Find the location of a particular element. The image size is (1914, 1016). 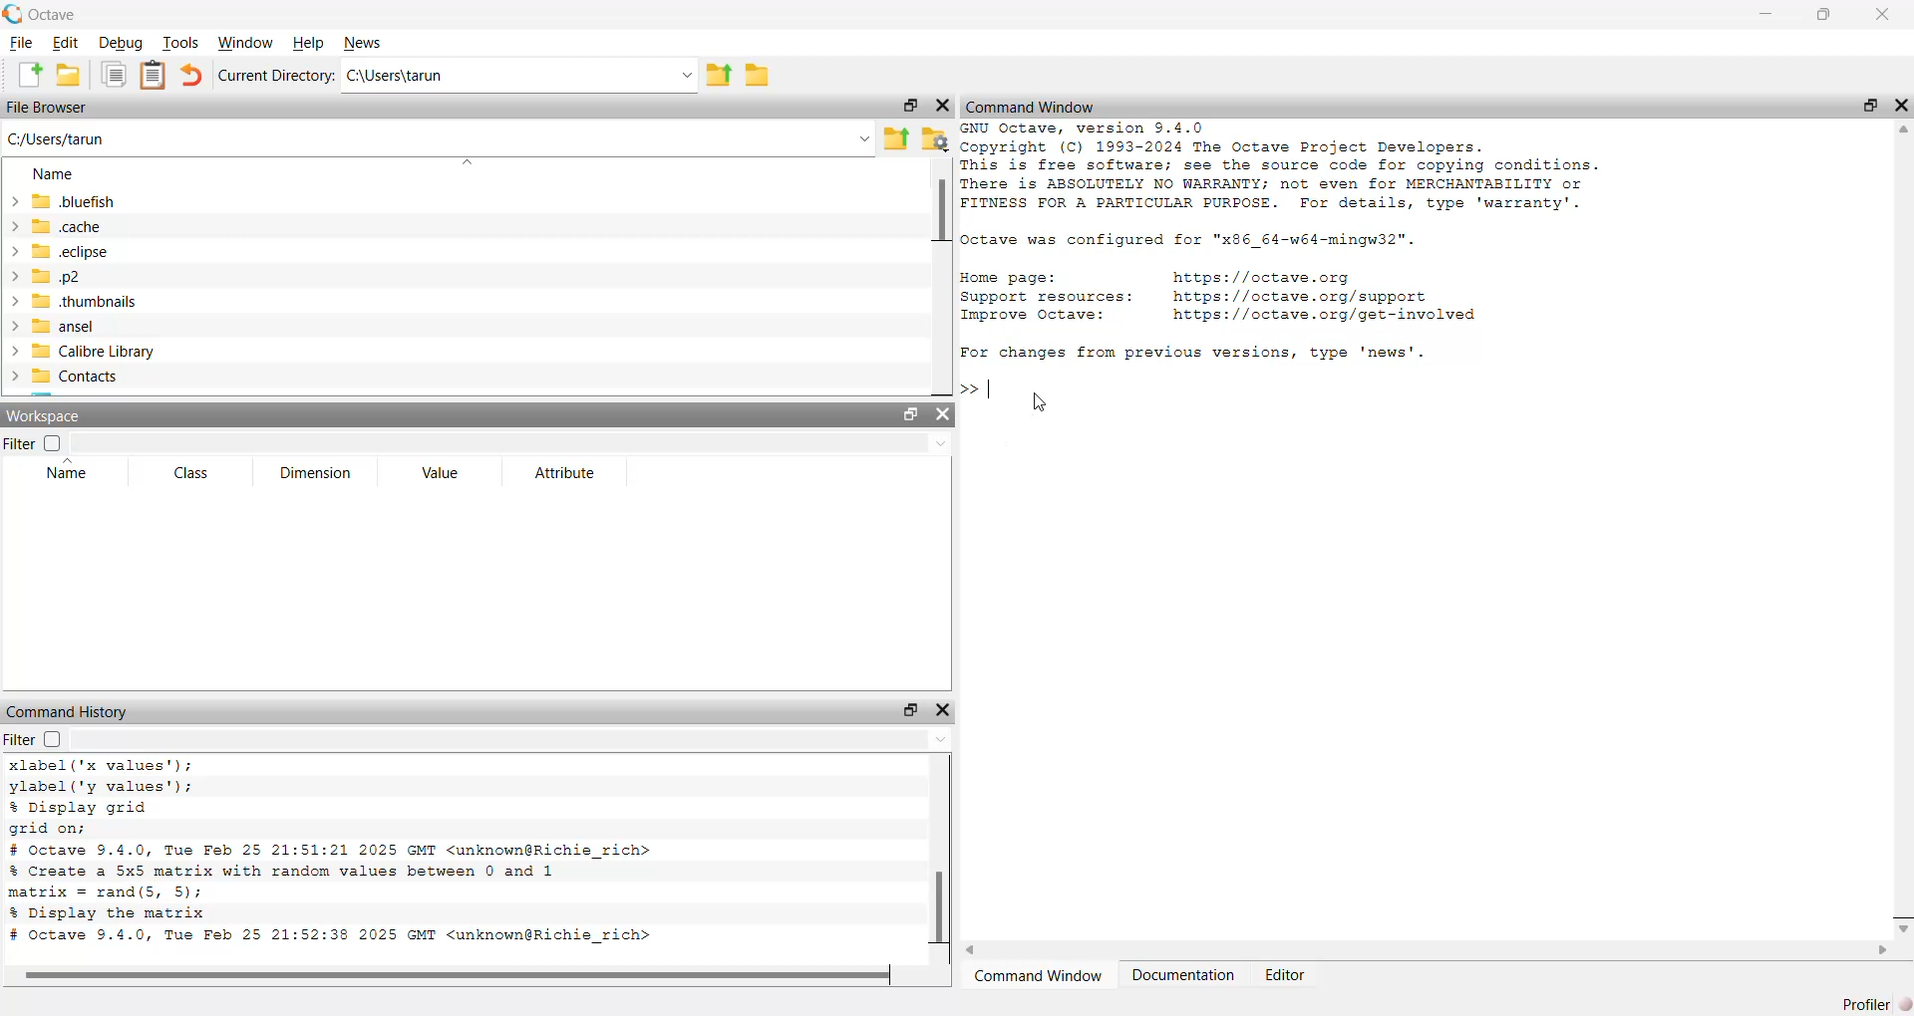

close is located at coordinates (1888, 15).